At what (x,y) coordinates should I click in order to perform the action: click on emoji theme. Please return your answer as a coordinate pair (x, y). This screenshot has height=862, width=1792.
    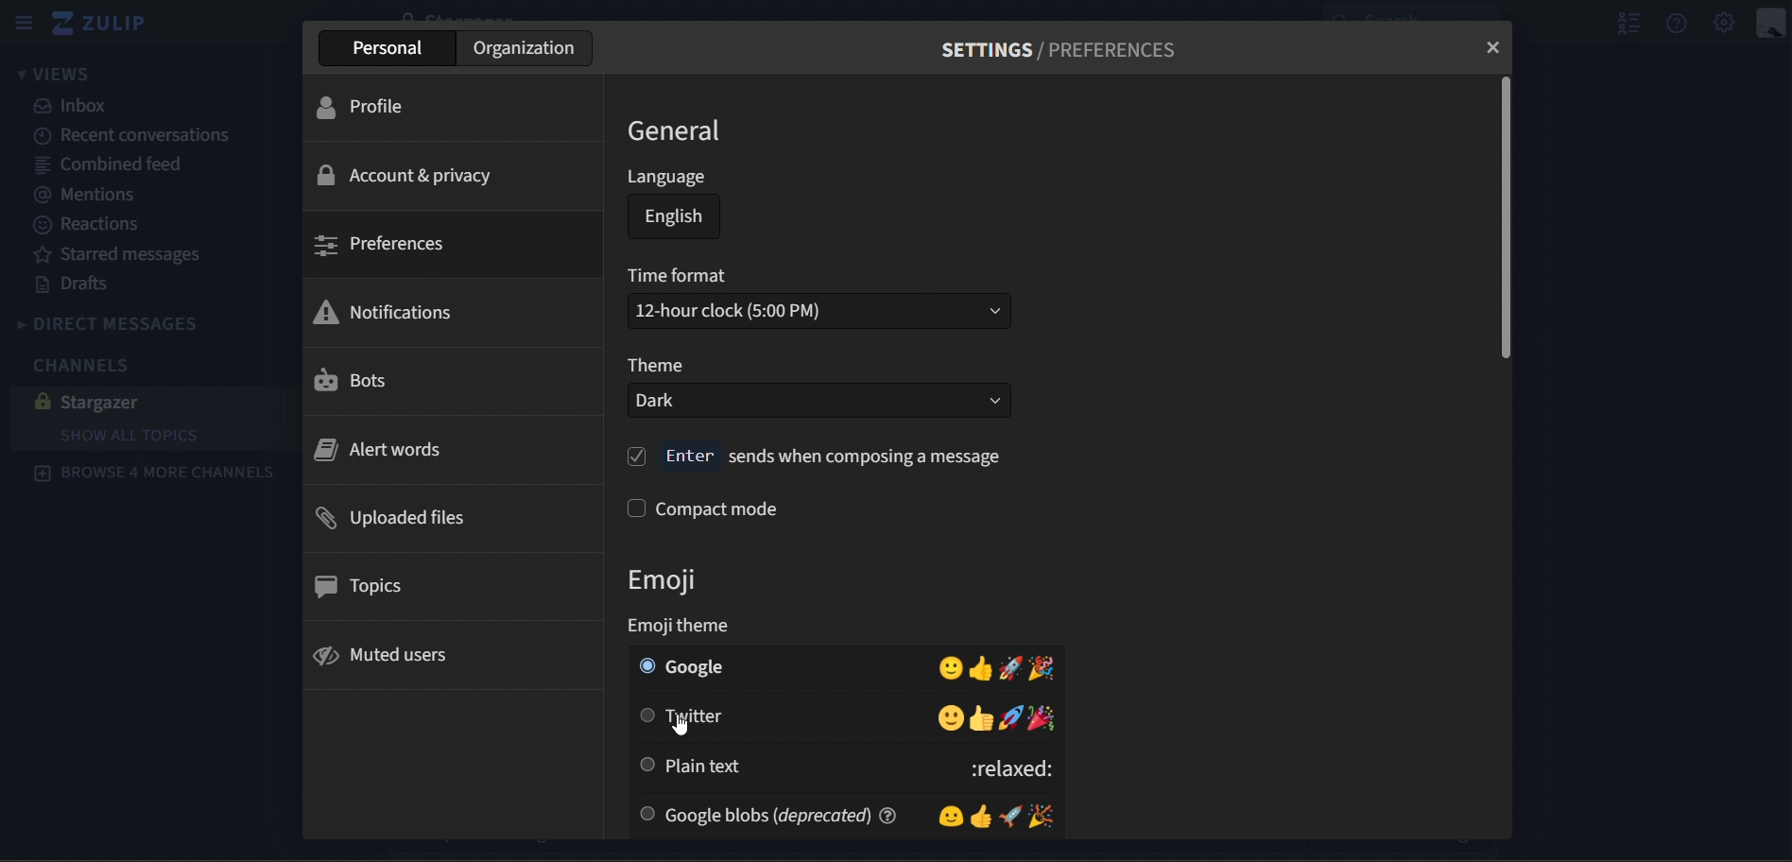
    Looking at the image, I should click on (690, 627).